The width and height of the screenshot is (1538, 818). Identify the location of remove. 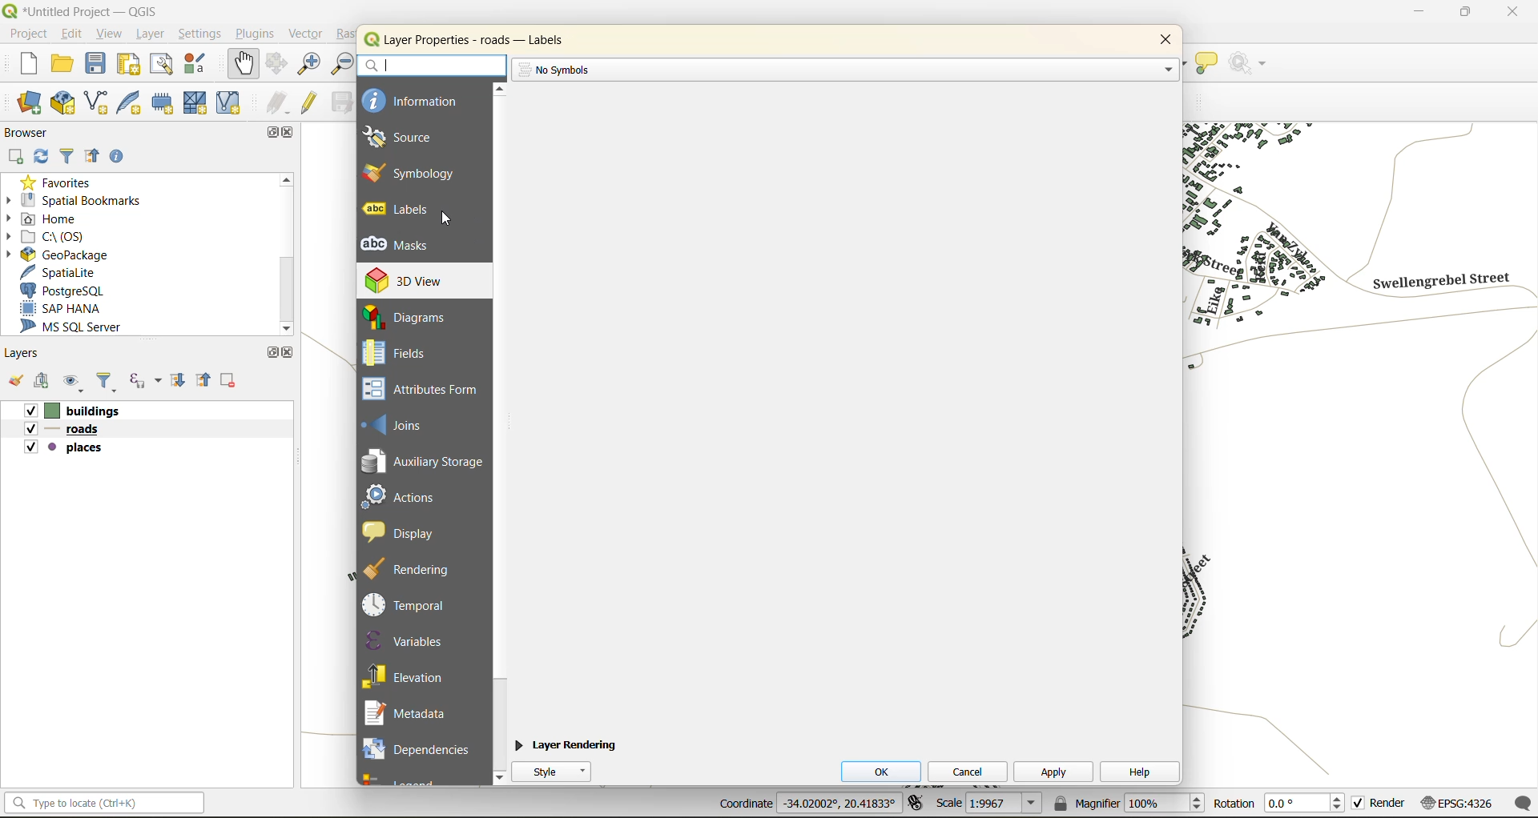
(227, 383).